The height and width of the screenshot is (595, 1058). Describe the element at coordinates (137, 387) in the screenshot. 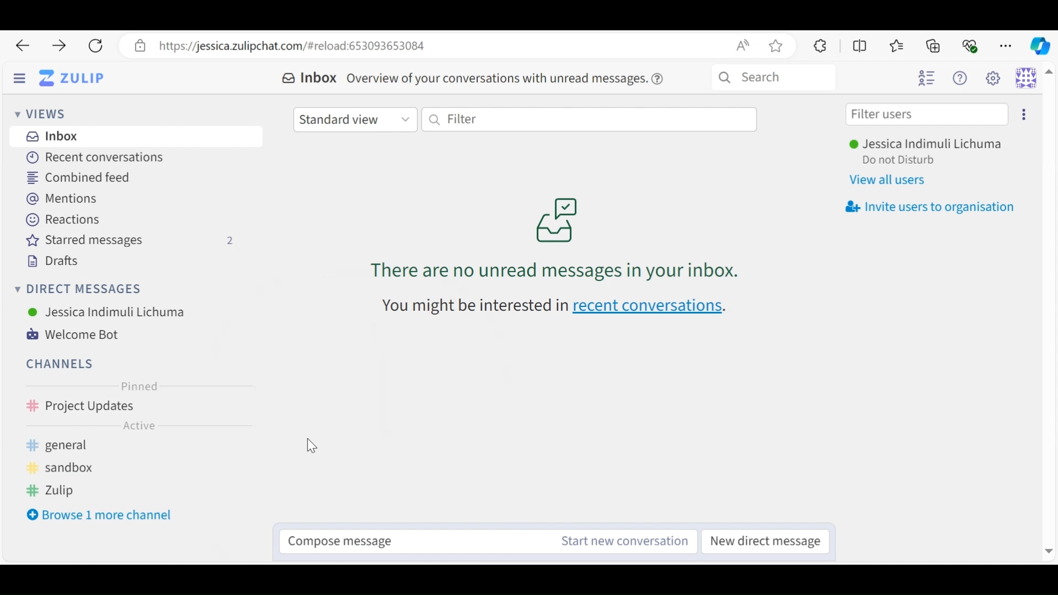

I see `Pinned` at that location.